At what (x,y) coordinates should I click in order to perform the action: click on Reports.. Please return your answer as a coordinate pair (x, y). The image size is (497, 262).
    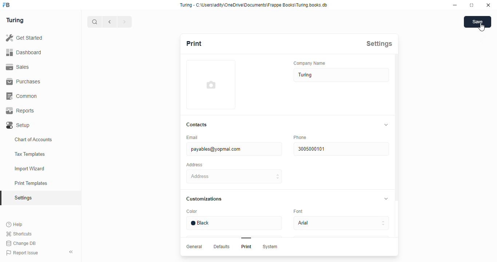
    Looking at the image, I should click on (39, 111).